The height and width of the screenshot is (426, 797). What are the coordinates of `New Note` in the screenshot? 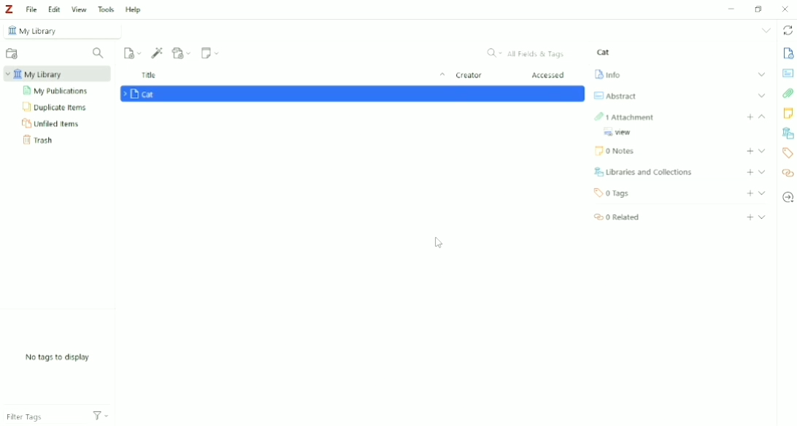 It's located at (211, 53).